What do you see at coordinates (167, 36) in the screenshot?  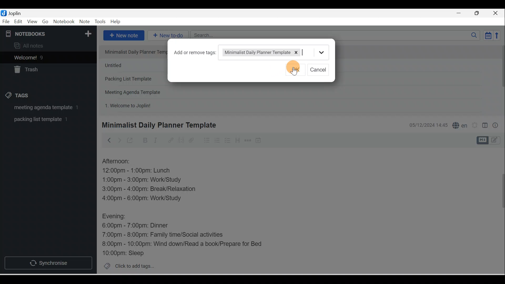 I see `New to-do` at bounding box center [167, 36].